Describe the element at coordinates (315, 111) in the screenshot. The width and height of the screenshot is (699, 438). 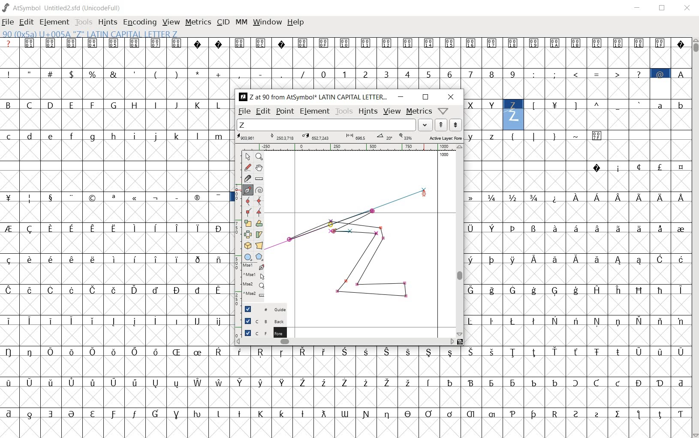
I see `element` at that location.